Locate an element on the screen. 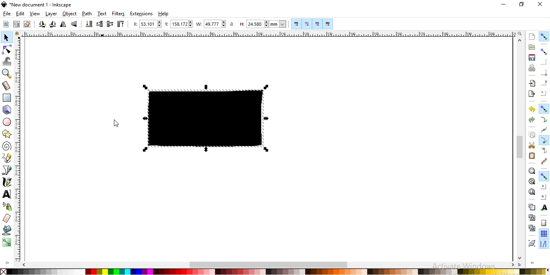  create a clone is located at coordinates (531, 218).